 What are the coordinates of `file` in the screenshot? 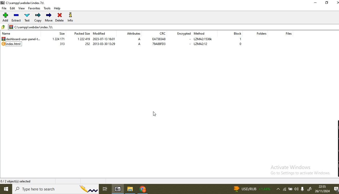 It's located at (5, 8).